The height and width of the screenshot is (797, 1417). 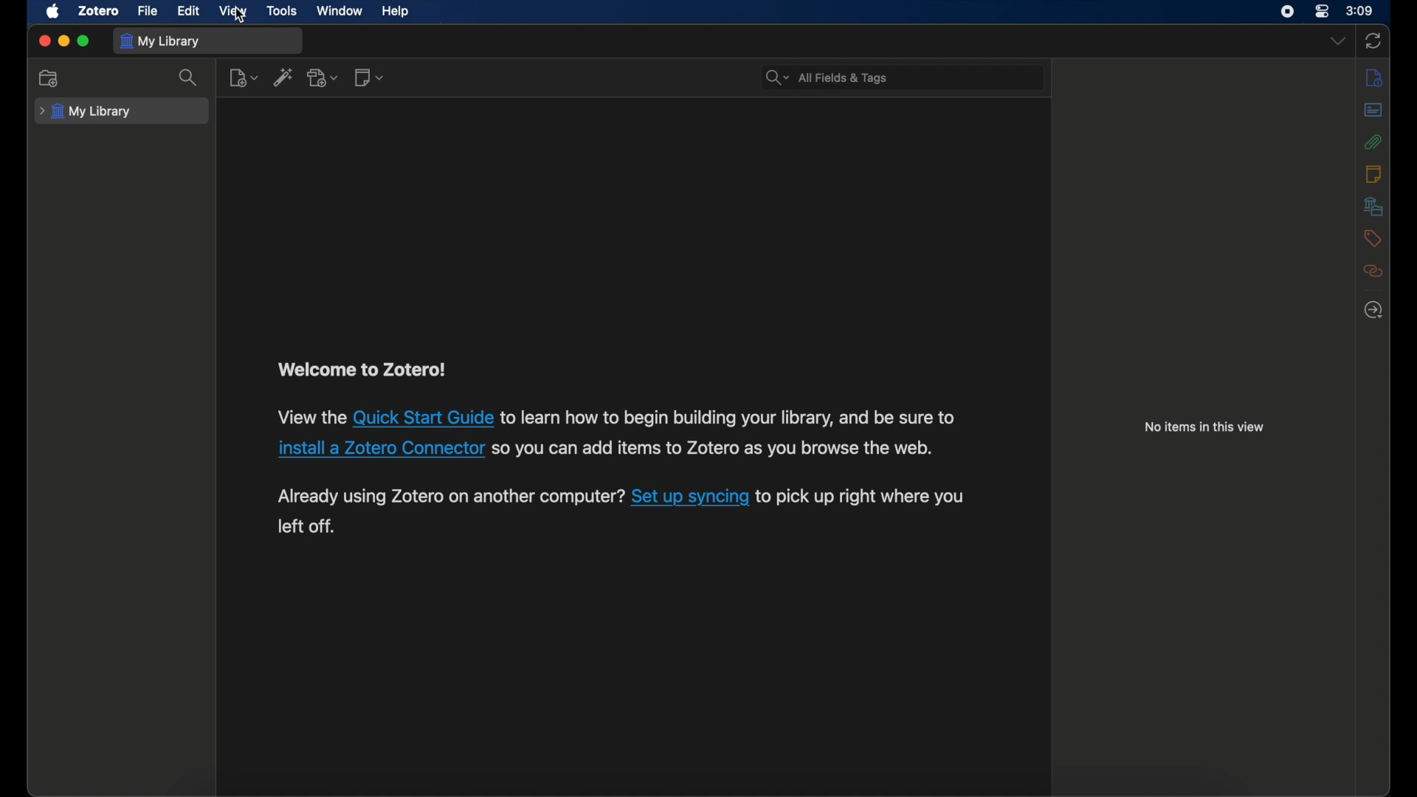 What do you see at coordinates (1360, 11) in the screenshot?
I see `time` at bounding box center [1360, 11].